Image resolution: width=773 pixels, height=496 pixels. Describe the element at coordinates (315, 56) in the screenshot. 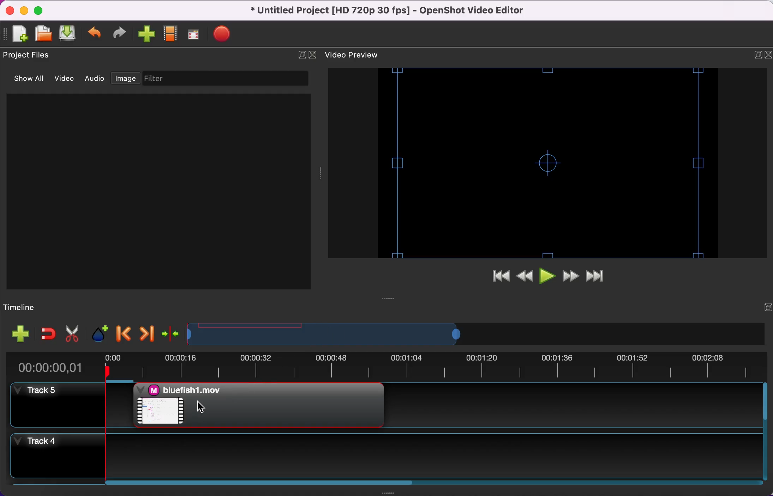

I see `close` at that location.